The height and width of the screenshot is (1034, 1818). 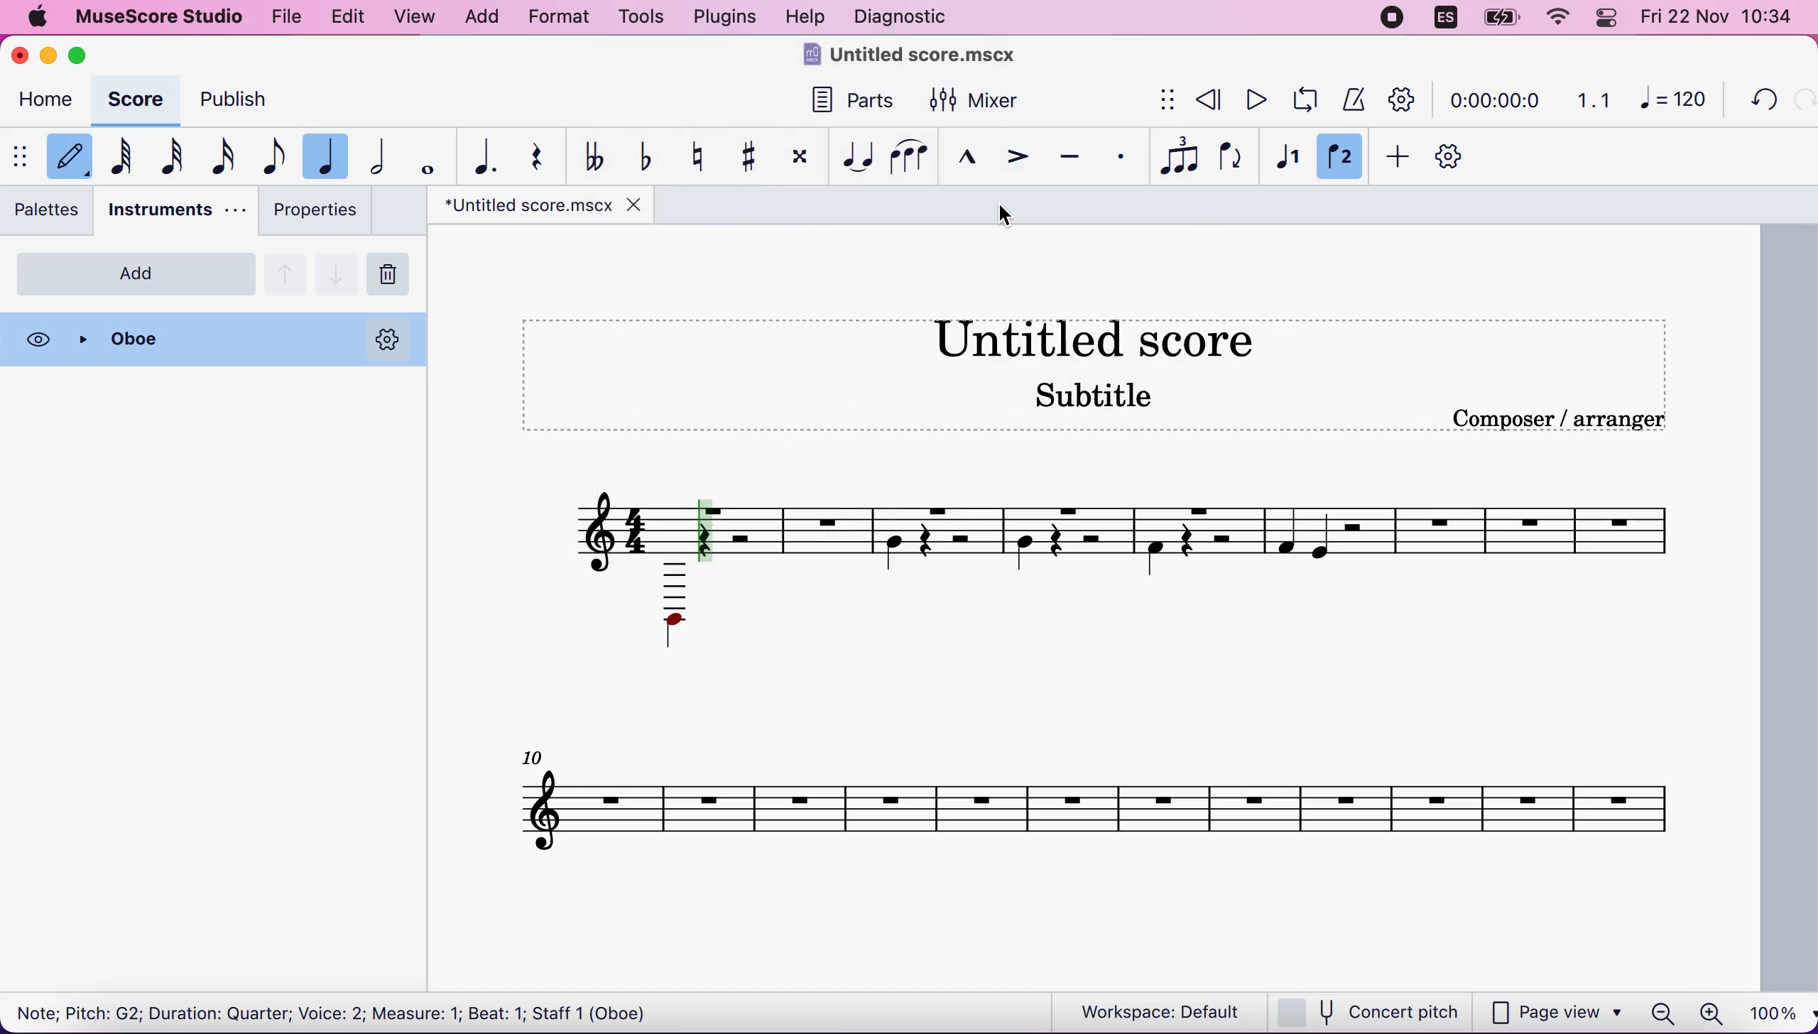 I want to click on half note, so click(x=379, y=154).